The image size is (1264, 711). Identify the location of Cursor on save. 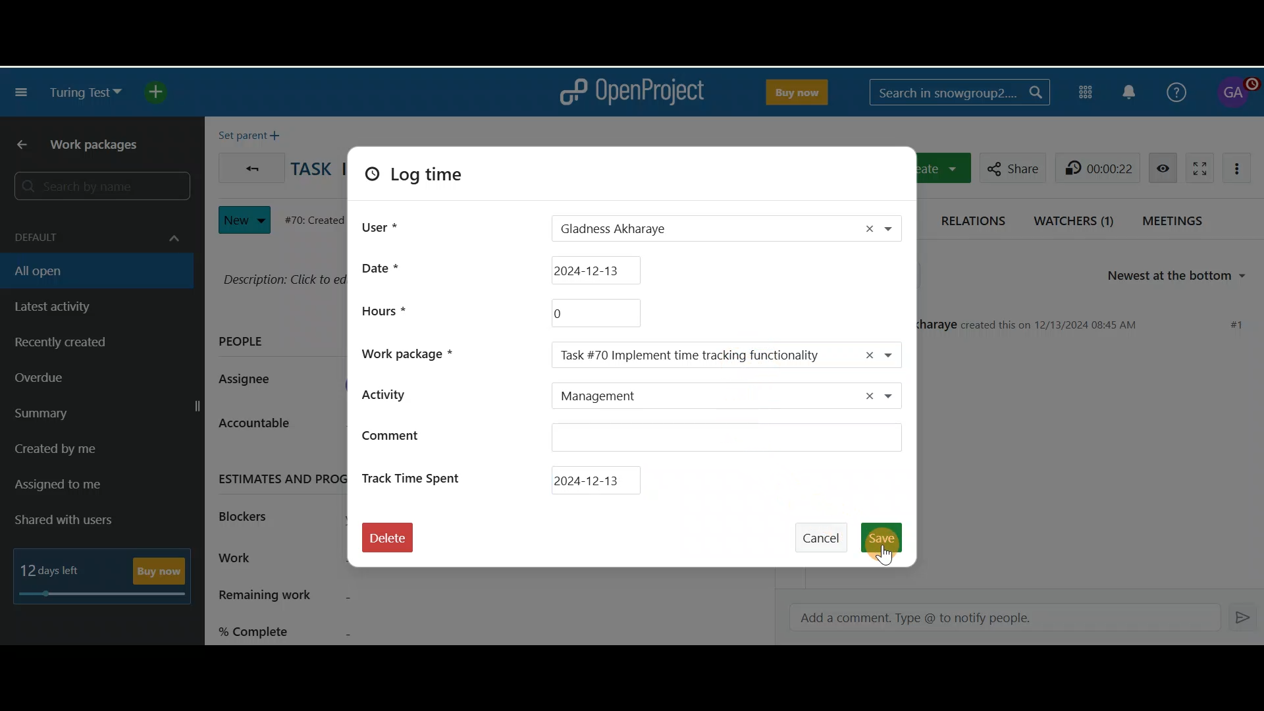
(886, 543).